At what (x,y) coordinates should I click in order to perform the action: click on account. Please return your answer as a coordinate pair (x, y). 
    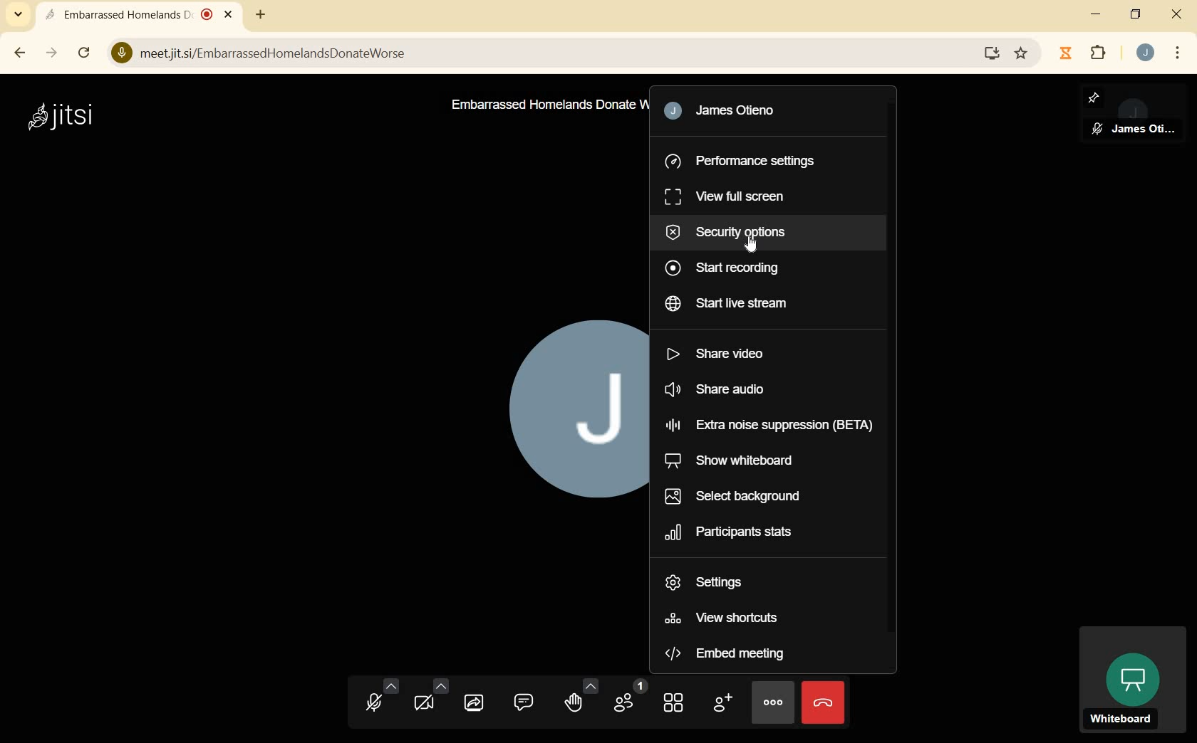
    Looking at the image, I should click on (1146, 54).